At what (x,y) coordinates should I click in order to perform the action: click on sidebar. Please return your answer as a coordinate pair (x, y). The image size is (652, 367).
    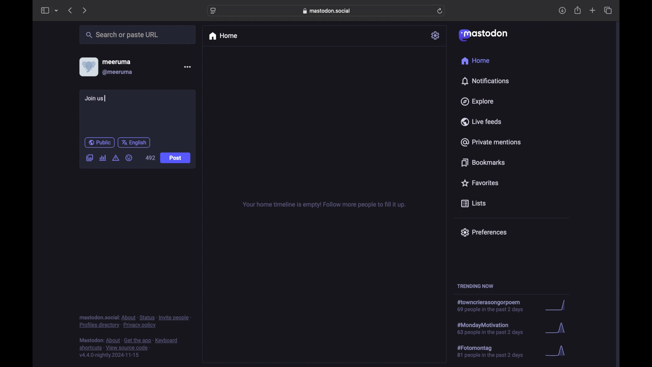
    Looking at the image, I should click on (44, 10).